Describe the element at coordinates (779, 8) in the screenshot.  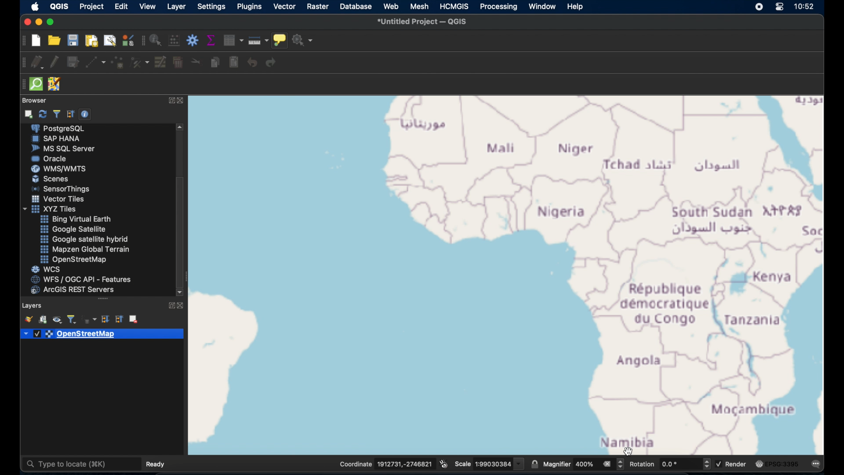
I see `control center` at that location.